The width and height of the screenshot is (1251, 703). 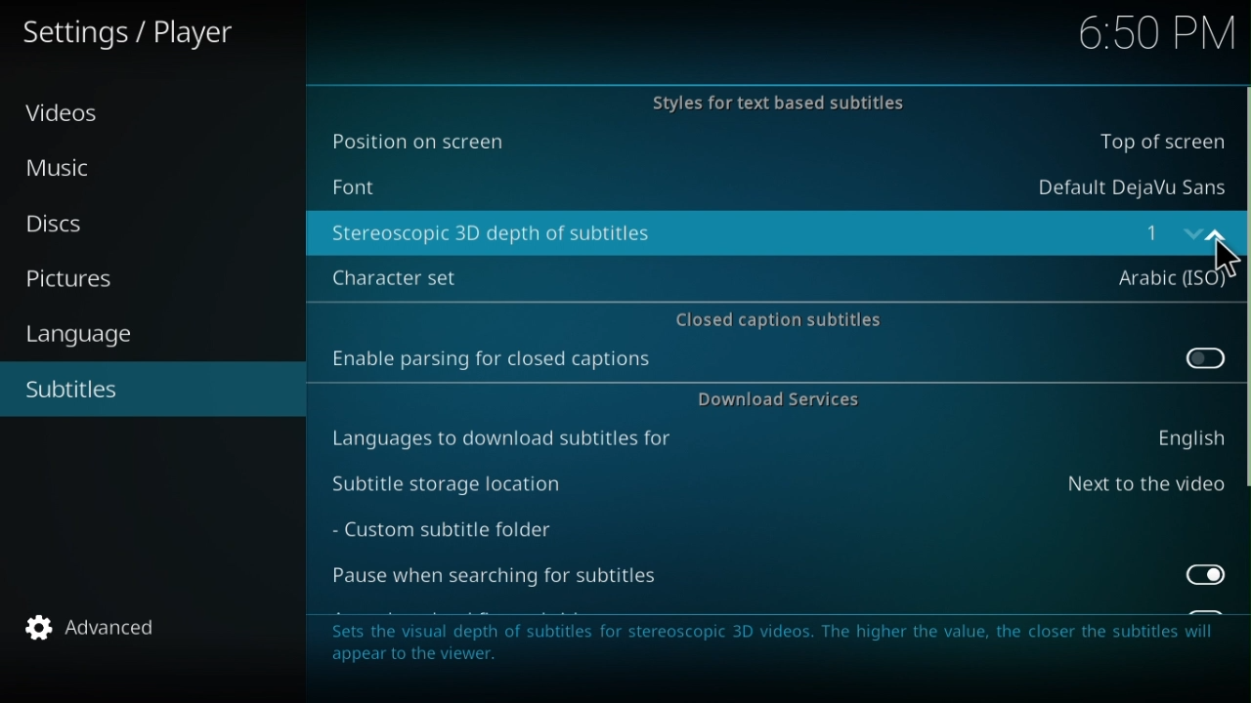 What do you see at coordinates (63, 221) in the screenshot?
I see `Disc` at bounding box center [63, 221].